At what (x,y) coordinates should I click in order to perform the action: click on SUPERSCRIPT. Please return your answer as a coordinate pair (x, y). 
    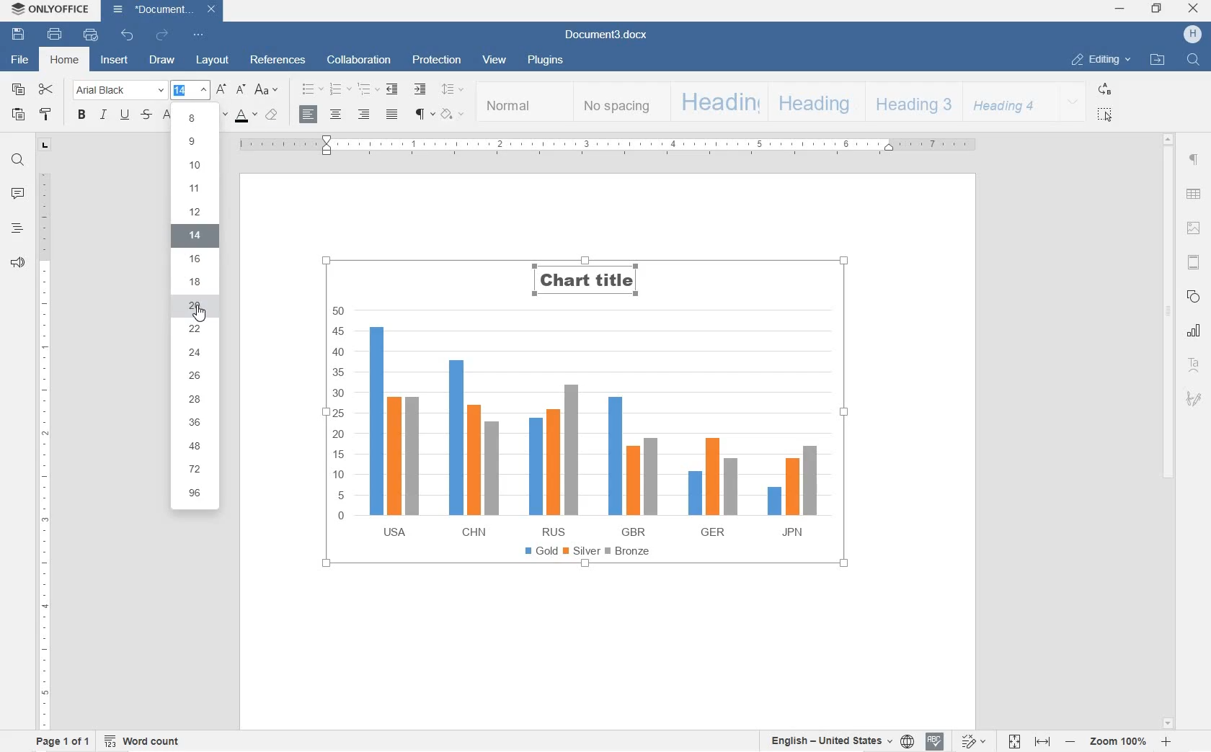
    Looking at the image, I should click on (167, 116).